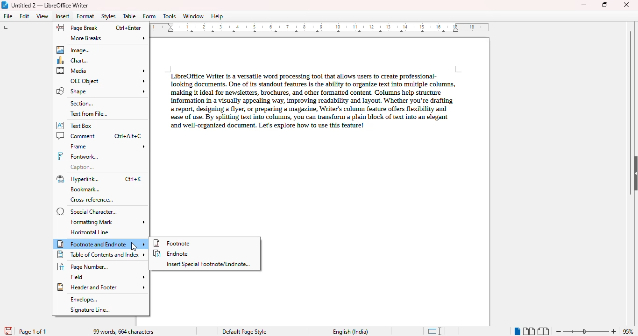  What do you see at coordinates (72, 50) in the screenshot?
I see `image` at bounding box center [72, 50].